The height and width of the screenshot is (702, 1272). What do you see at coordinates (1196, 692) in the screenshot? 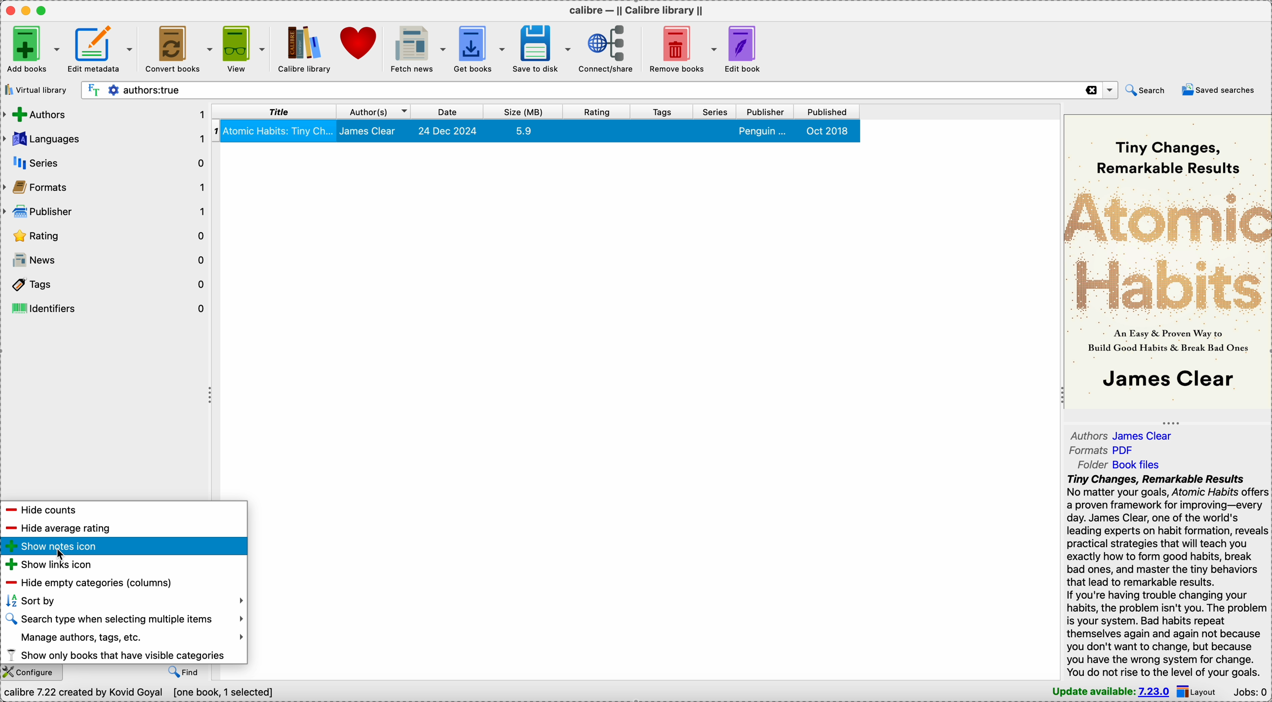
I see `layout` at bounding box center [1196, 692].